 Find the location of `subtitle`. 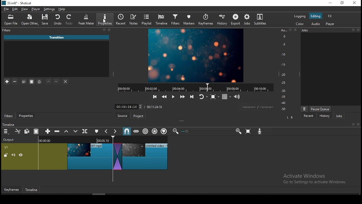

subtitle is located at coordinates (259, 19).